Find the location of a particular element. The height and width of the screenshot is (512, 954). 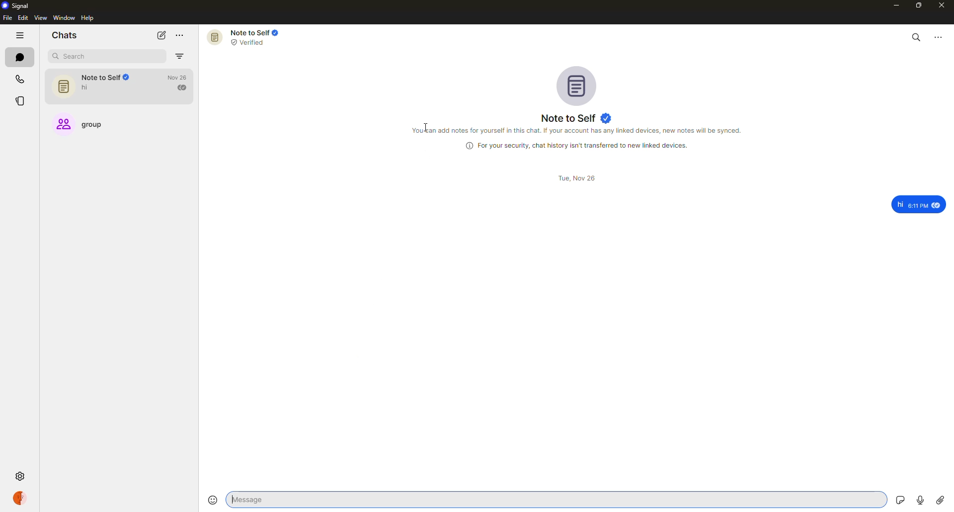

more is located at coordinates (180, 35).